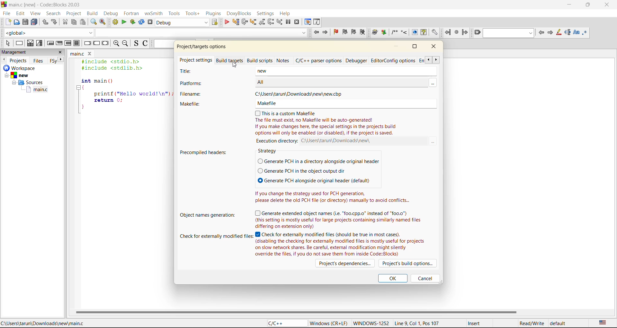 This screenshot has width=617, height=328. I want to click on Line 9, Col 1, Pos 107, so click(417, 324).